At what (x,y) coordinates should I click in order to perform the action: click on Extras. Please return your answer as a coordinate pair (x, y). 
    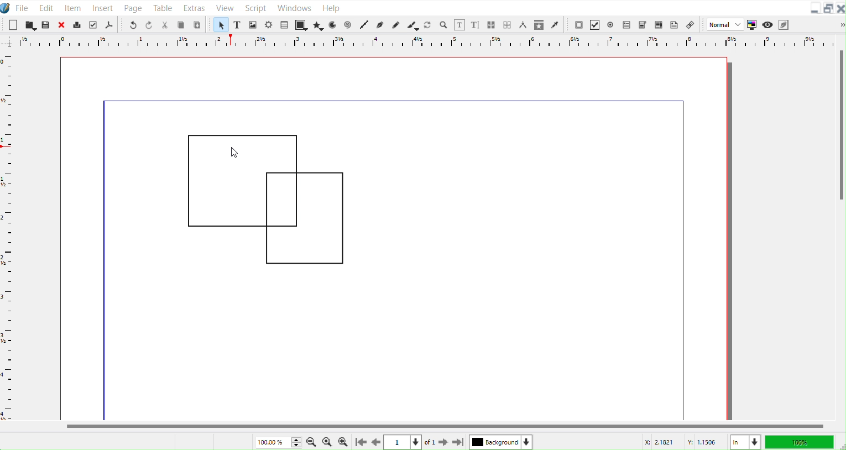
    Looking at the image, I should click on (195, 7).